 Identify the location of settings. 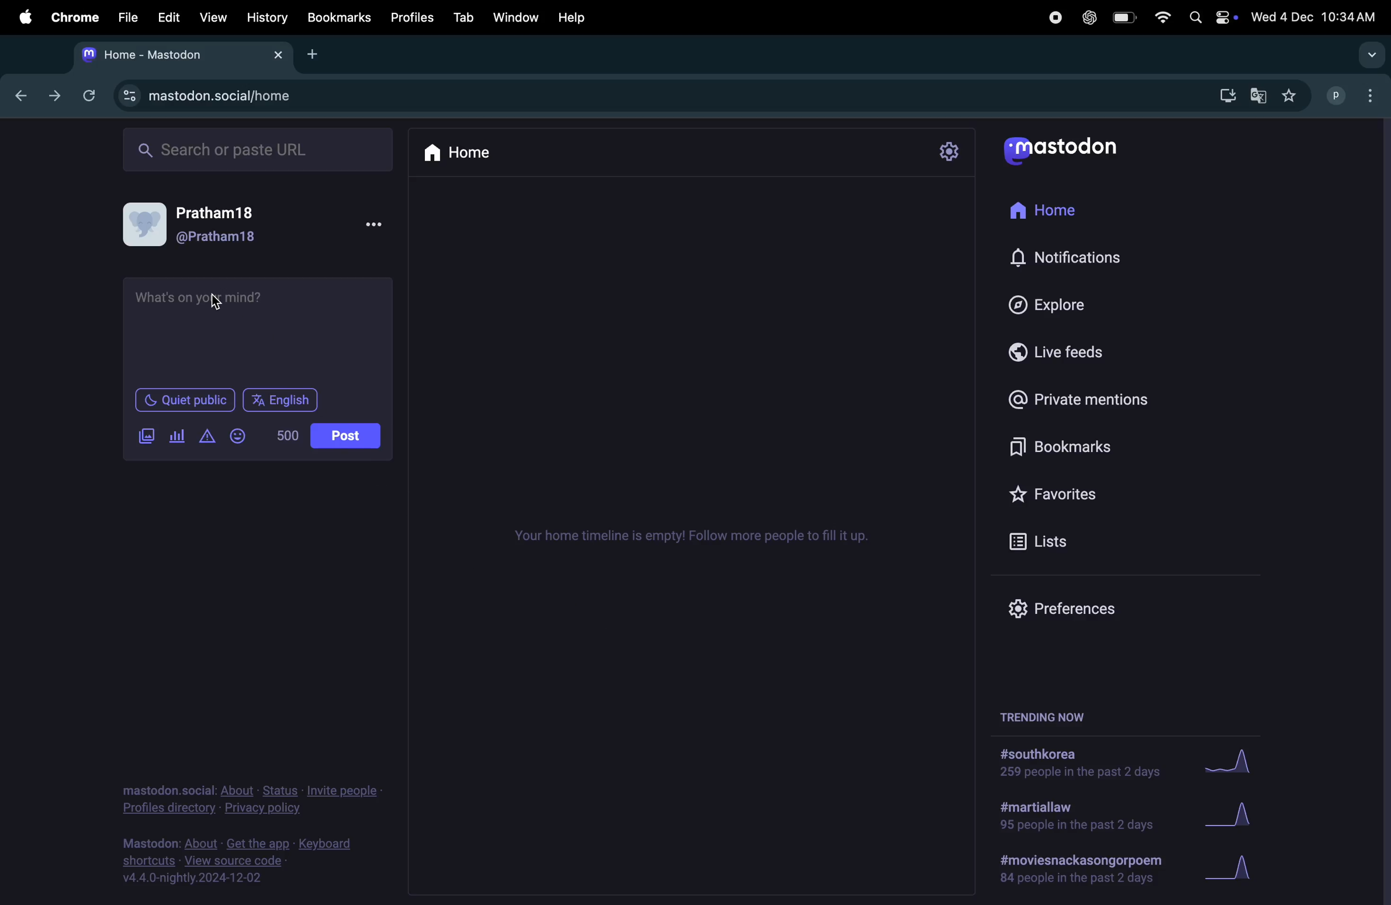
(952, 151).